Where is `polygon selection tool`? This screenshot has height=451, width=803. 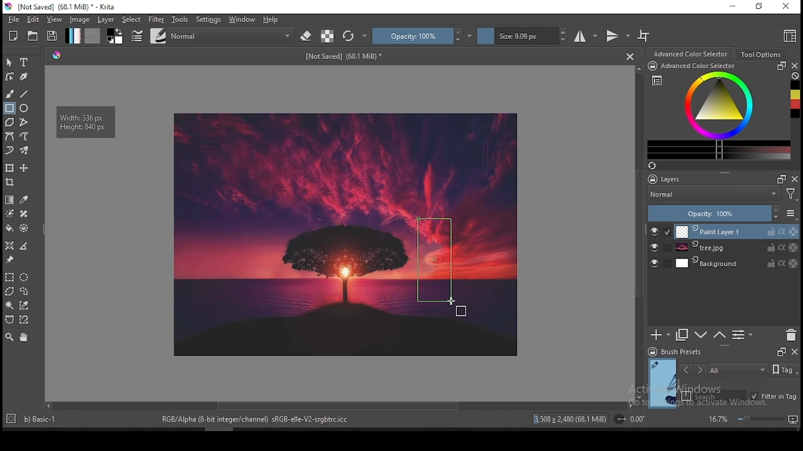
polygon selection tool is located at coordinates (9, 277).